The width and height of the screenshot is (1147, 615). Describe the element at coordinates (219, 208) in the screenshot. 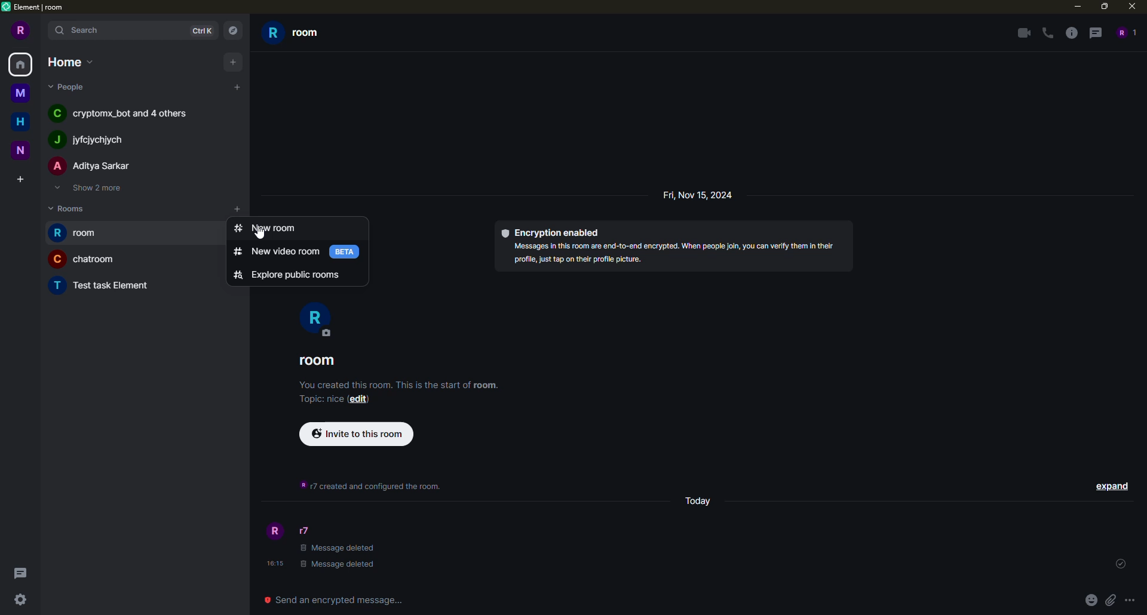

I see `more` at that location.